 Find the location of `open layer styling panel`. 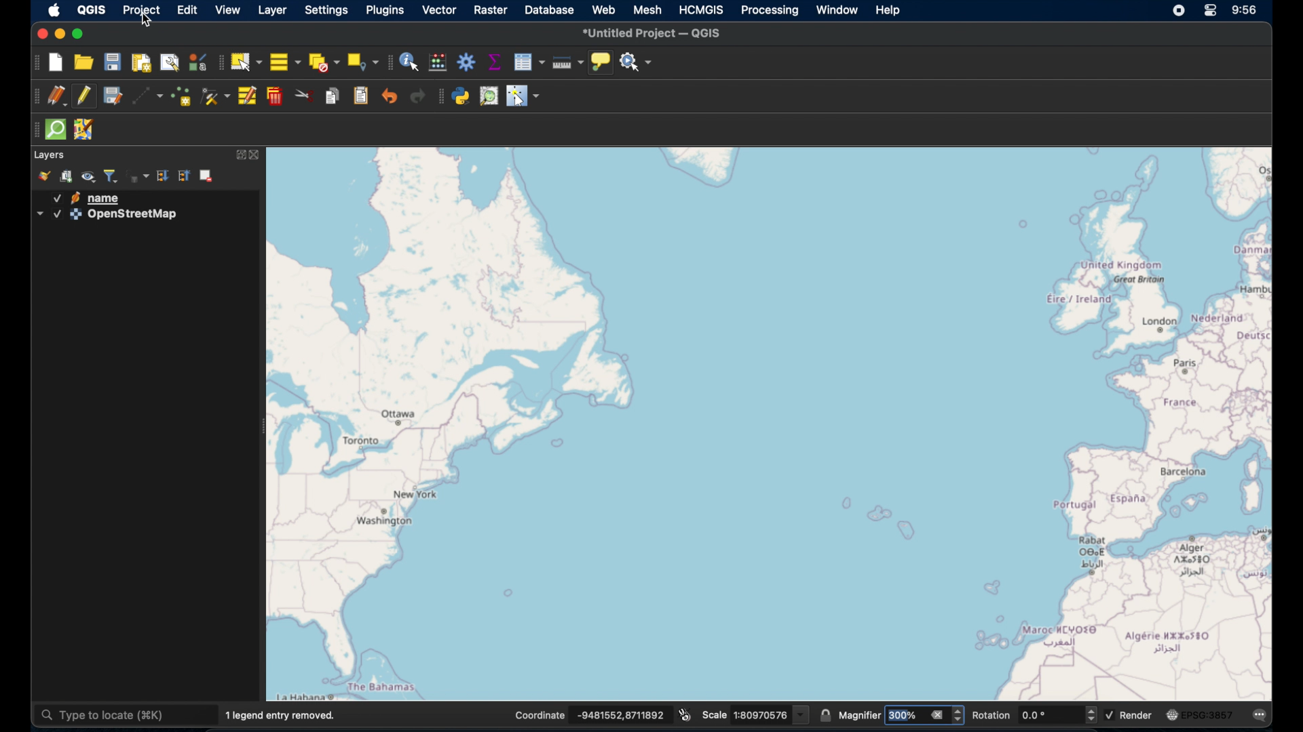

open layer styling panel is located at coordinates (44, 176).